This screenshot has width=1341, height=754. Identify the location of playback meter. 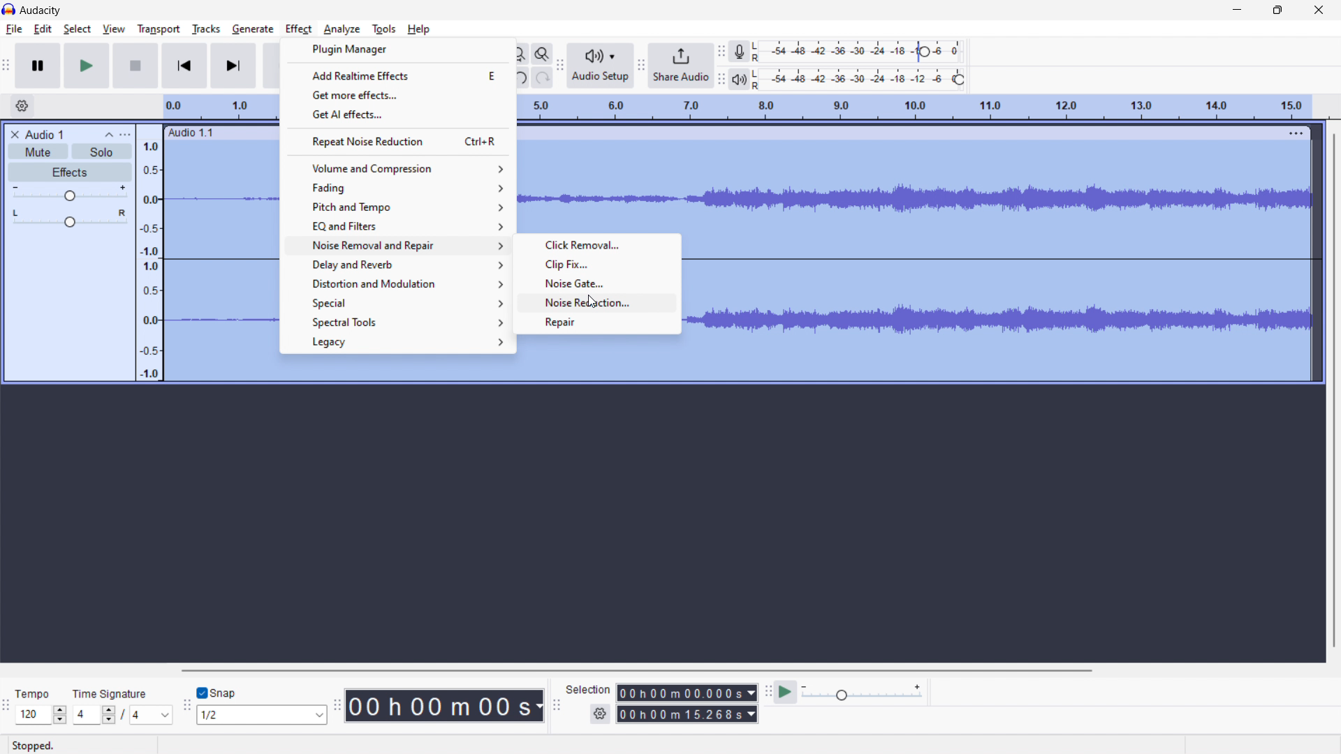
(739, 80).